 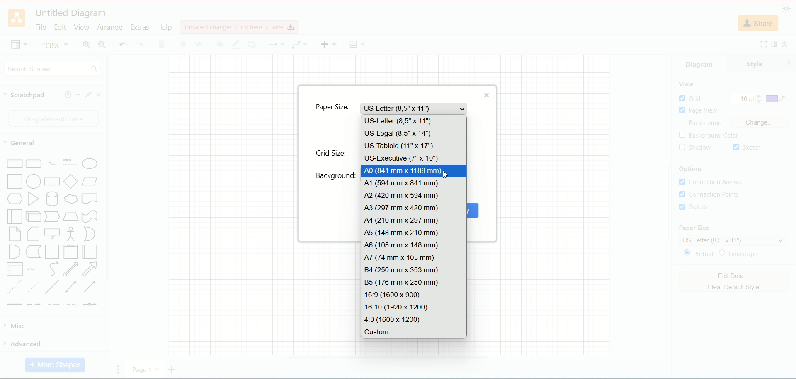 What do you see at coordinates (235, 44) in the screenshot?
I see `line color` at bounding box center [235, 44].